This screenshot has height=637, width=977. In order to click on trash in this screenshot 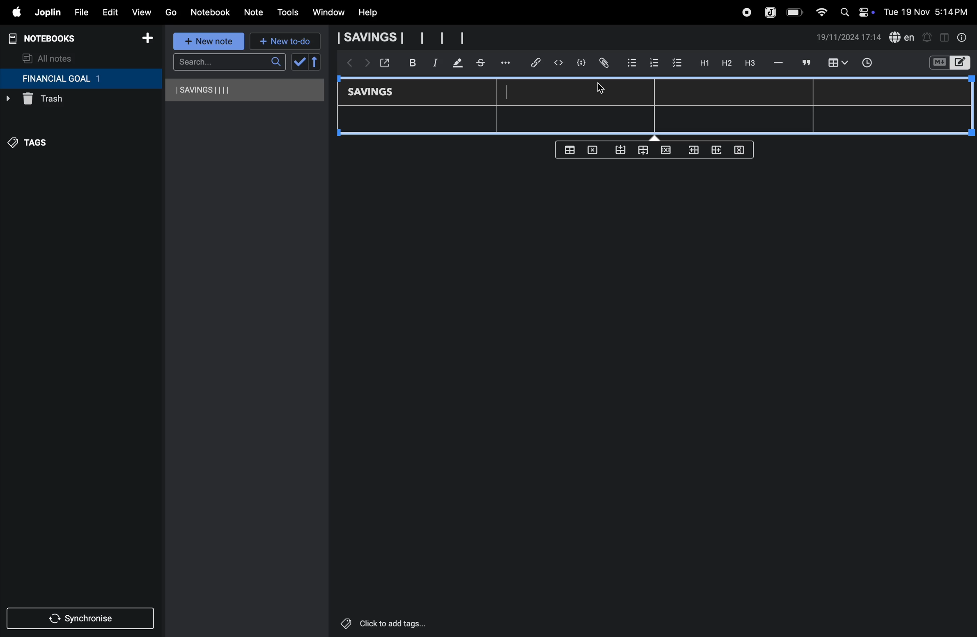, I will do `click(64, 101)`.